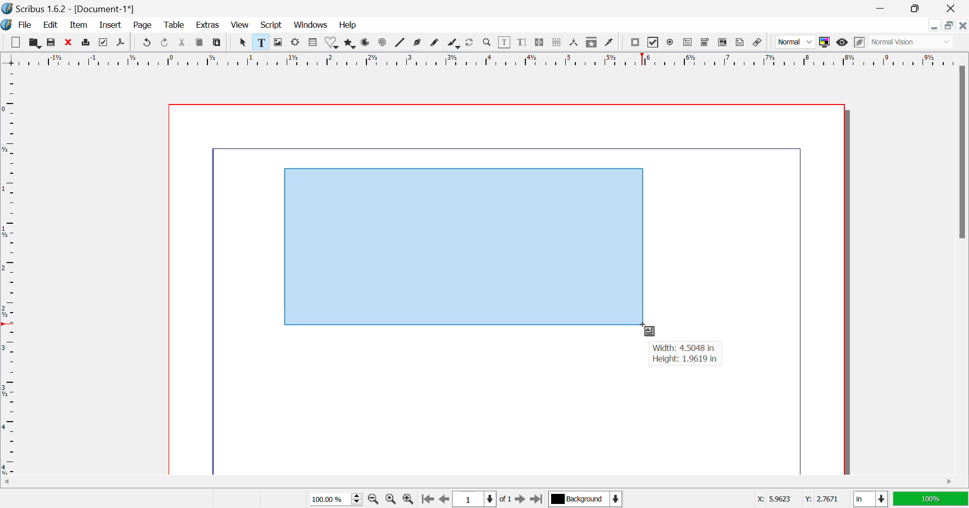 The width and height of the screenshot is (969, 508). Describe the element at coordinates (400, 43) in the screenshot. I see `Lines` at that location.